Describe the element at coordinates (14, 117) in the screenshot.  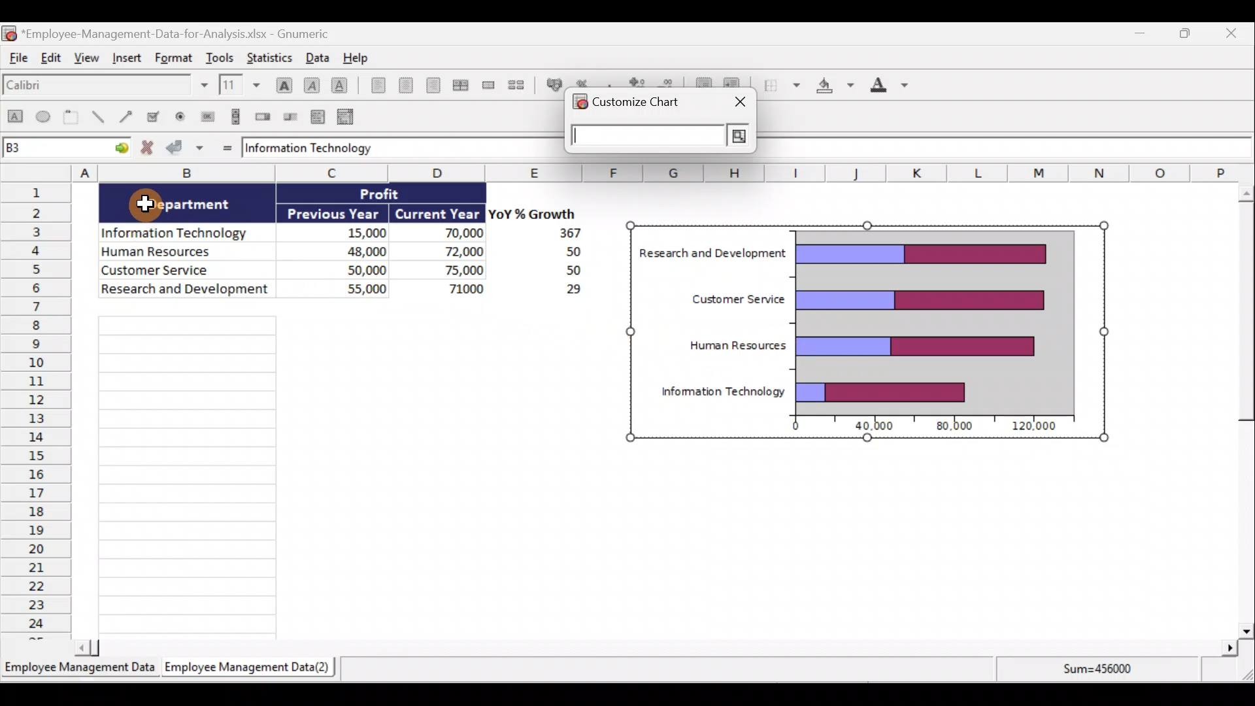
I see `Create a rectangle object` at that location.